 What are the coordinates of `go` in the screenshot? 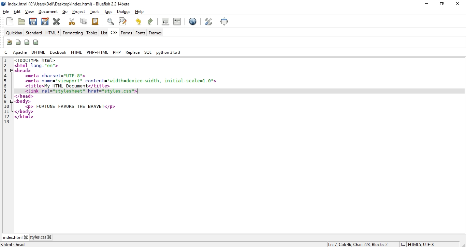 It's located at (65, 12).